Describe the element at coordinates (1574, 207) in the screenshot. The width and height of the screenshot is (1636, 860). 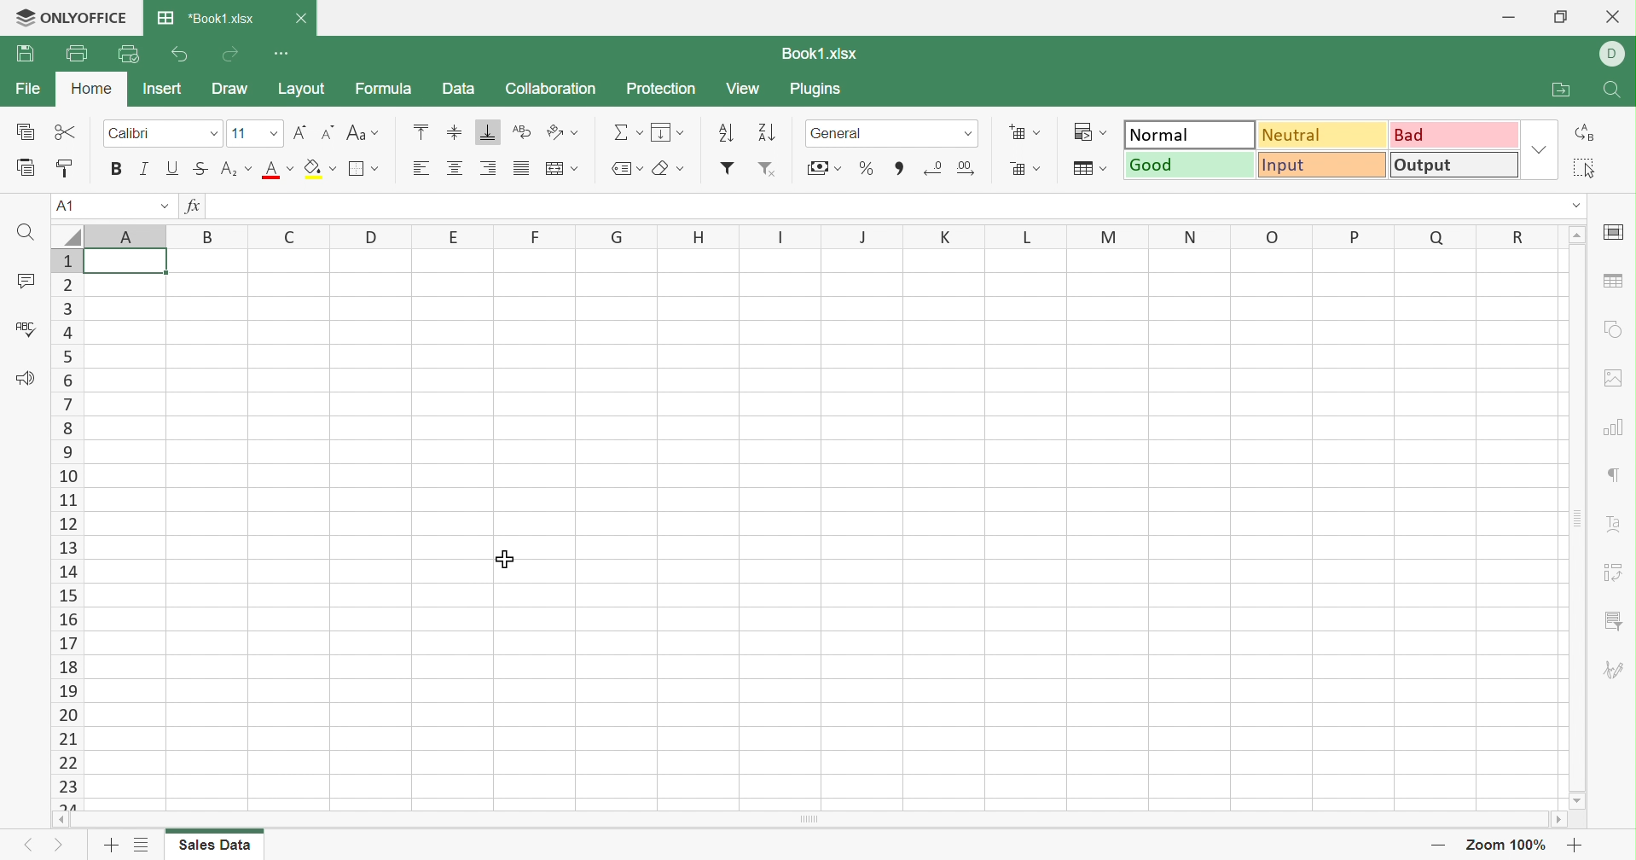
I see `Drop Down` at that location.